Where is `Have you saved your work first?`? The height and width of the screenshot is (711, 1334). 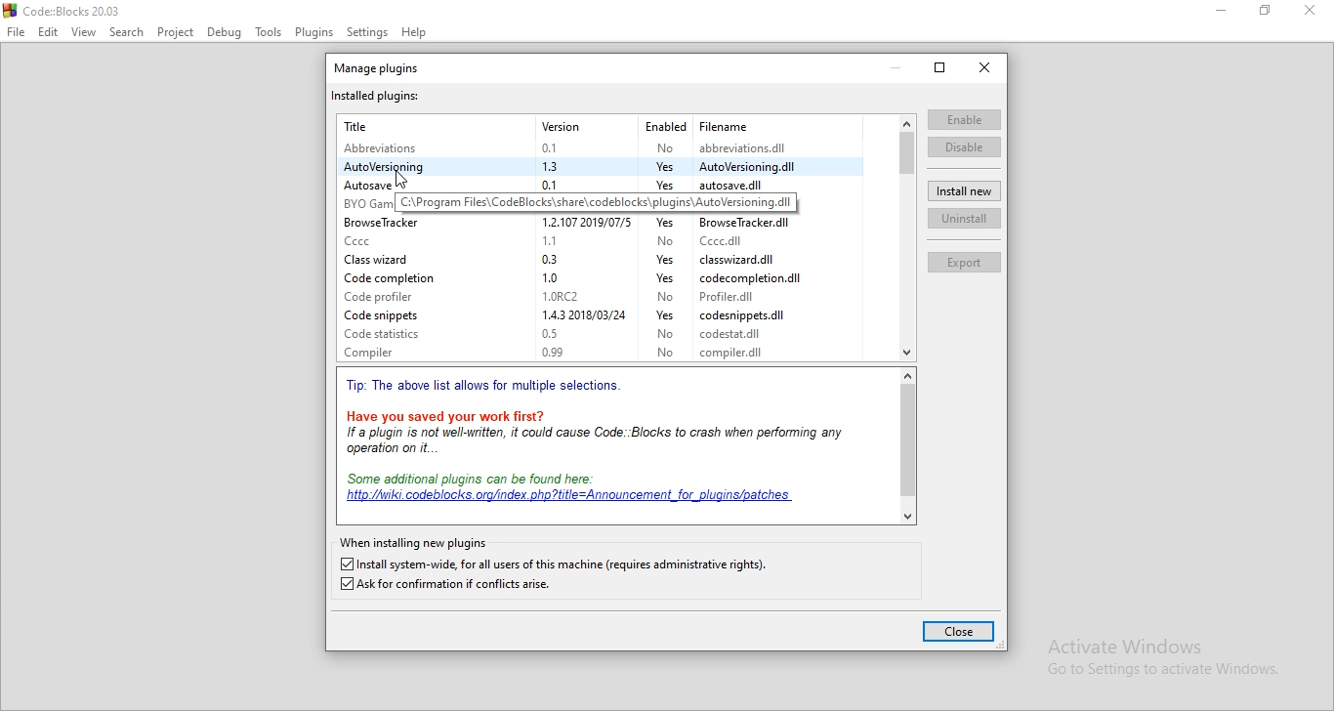
Have you saved your work first? is located at coordinates (451, 415).